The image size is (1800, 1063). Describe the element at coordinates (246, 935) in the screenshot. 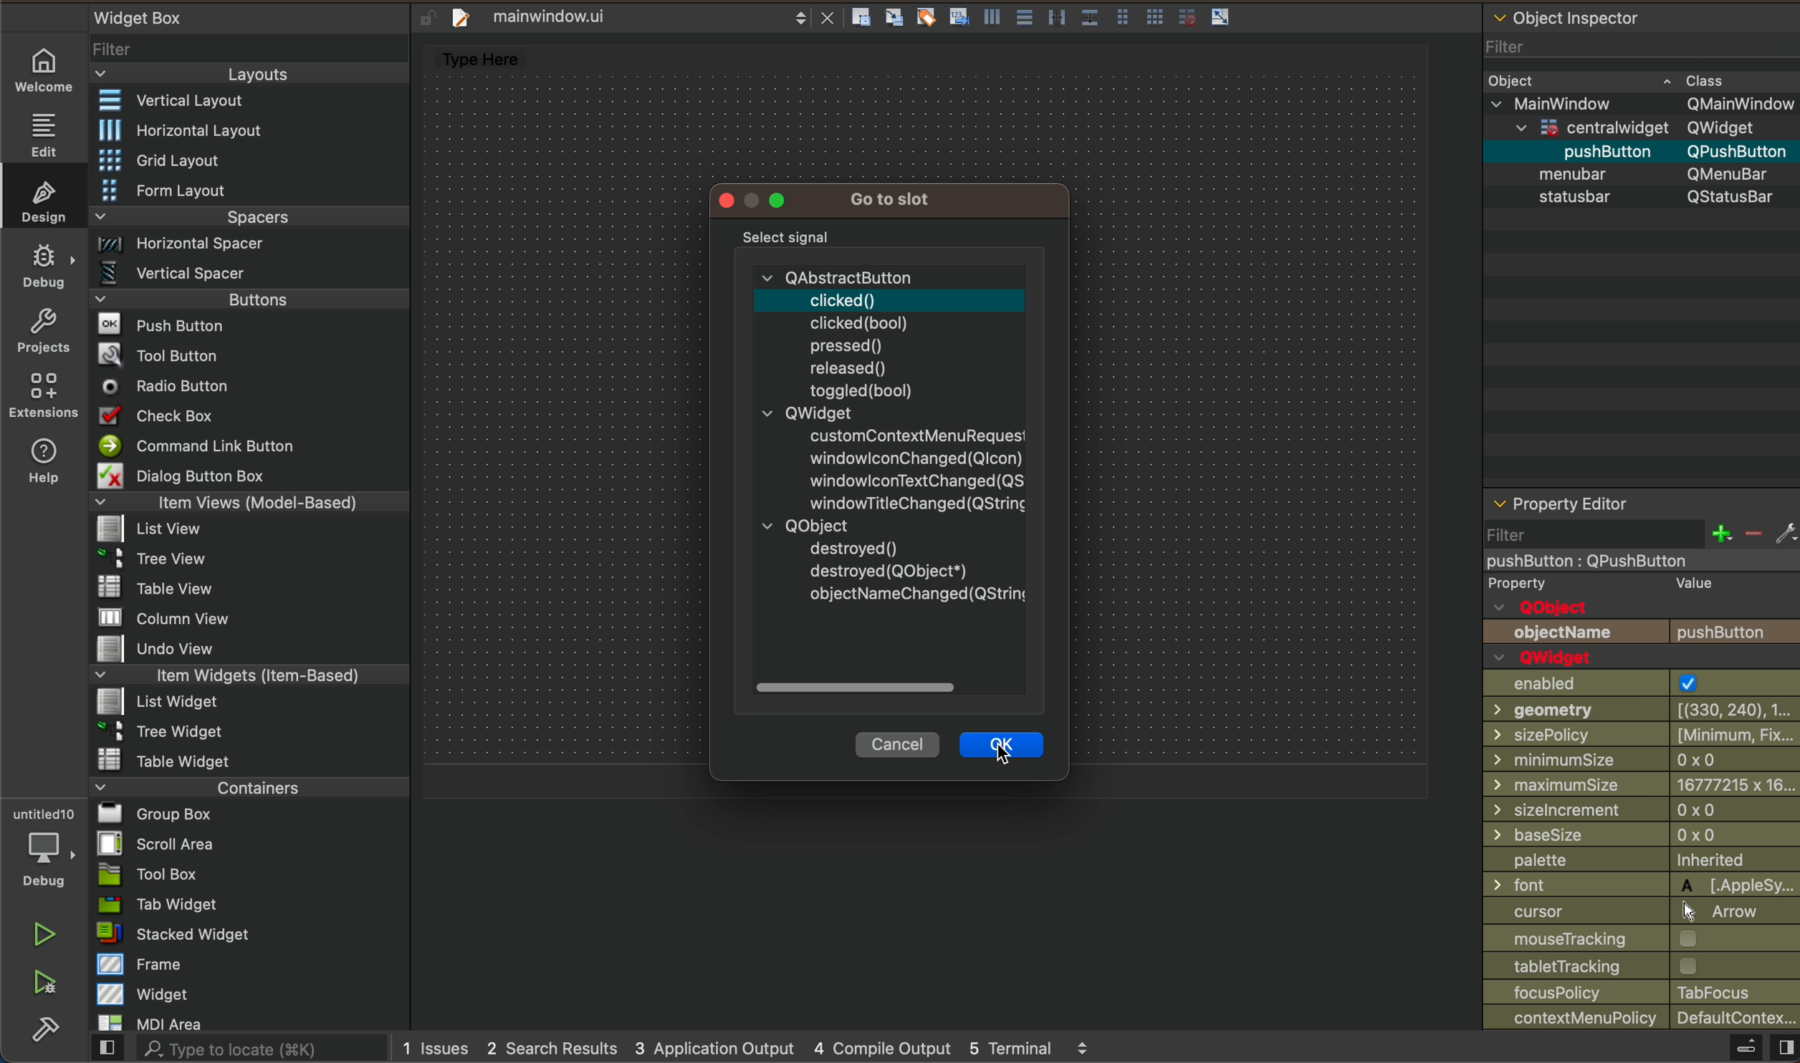

I see `stacked widget` at that location.